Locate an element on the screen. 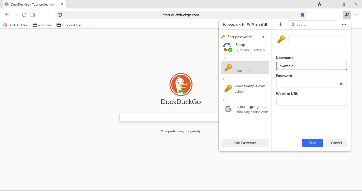 The image size is (362, 191). password is located at coordinates (285, 76).